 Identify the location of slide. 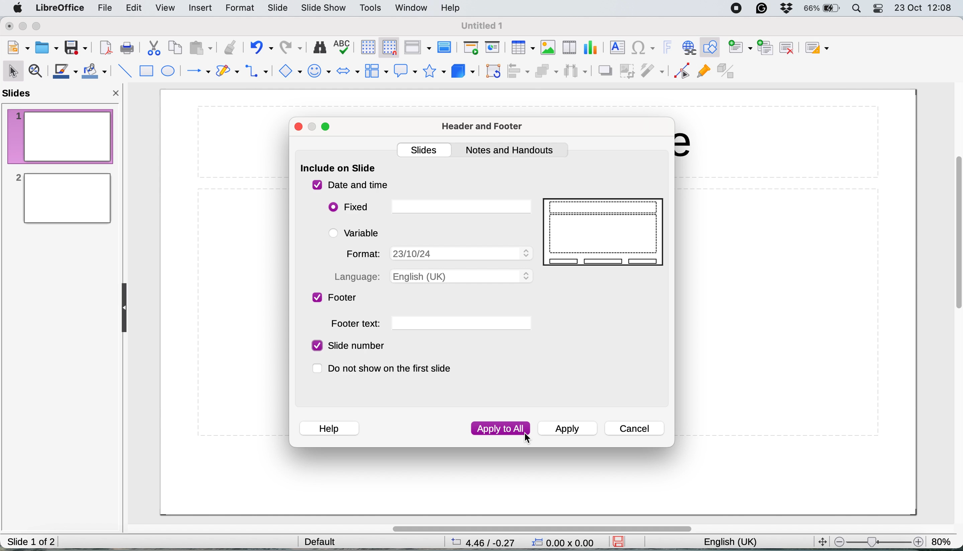
(606, 232).